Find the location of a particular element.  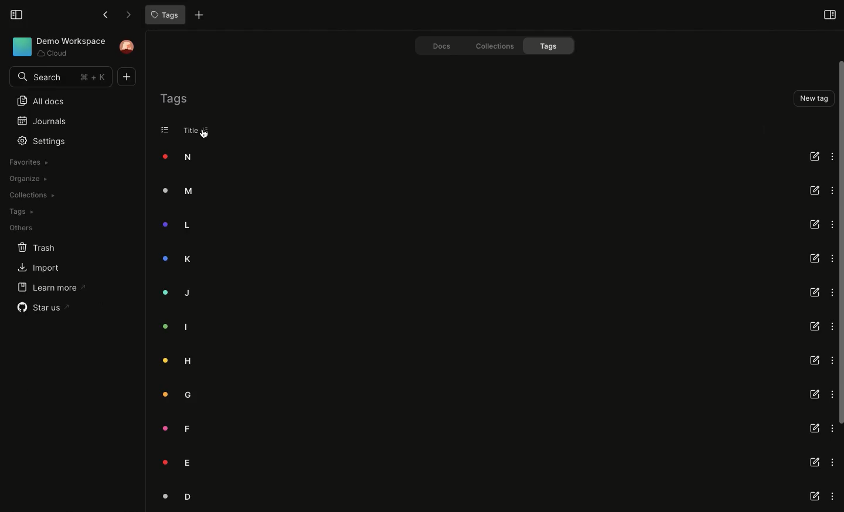

Journals is located at coordinates (37, 120).